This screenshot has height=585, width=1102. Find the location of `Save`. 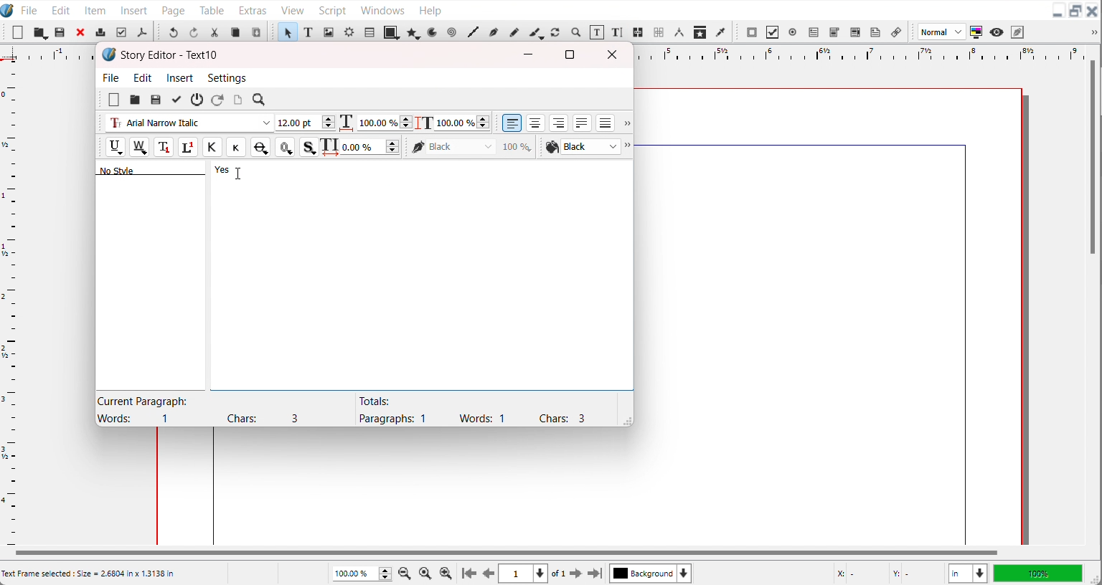

Save is located at coordinates (156, 100).